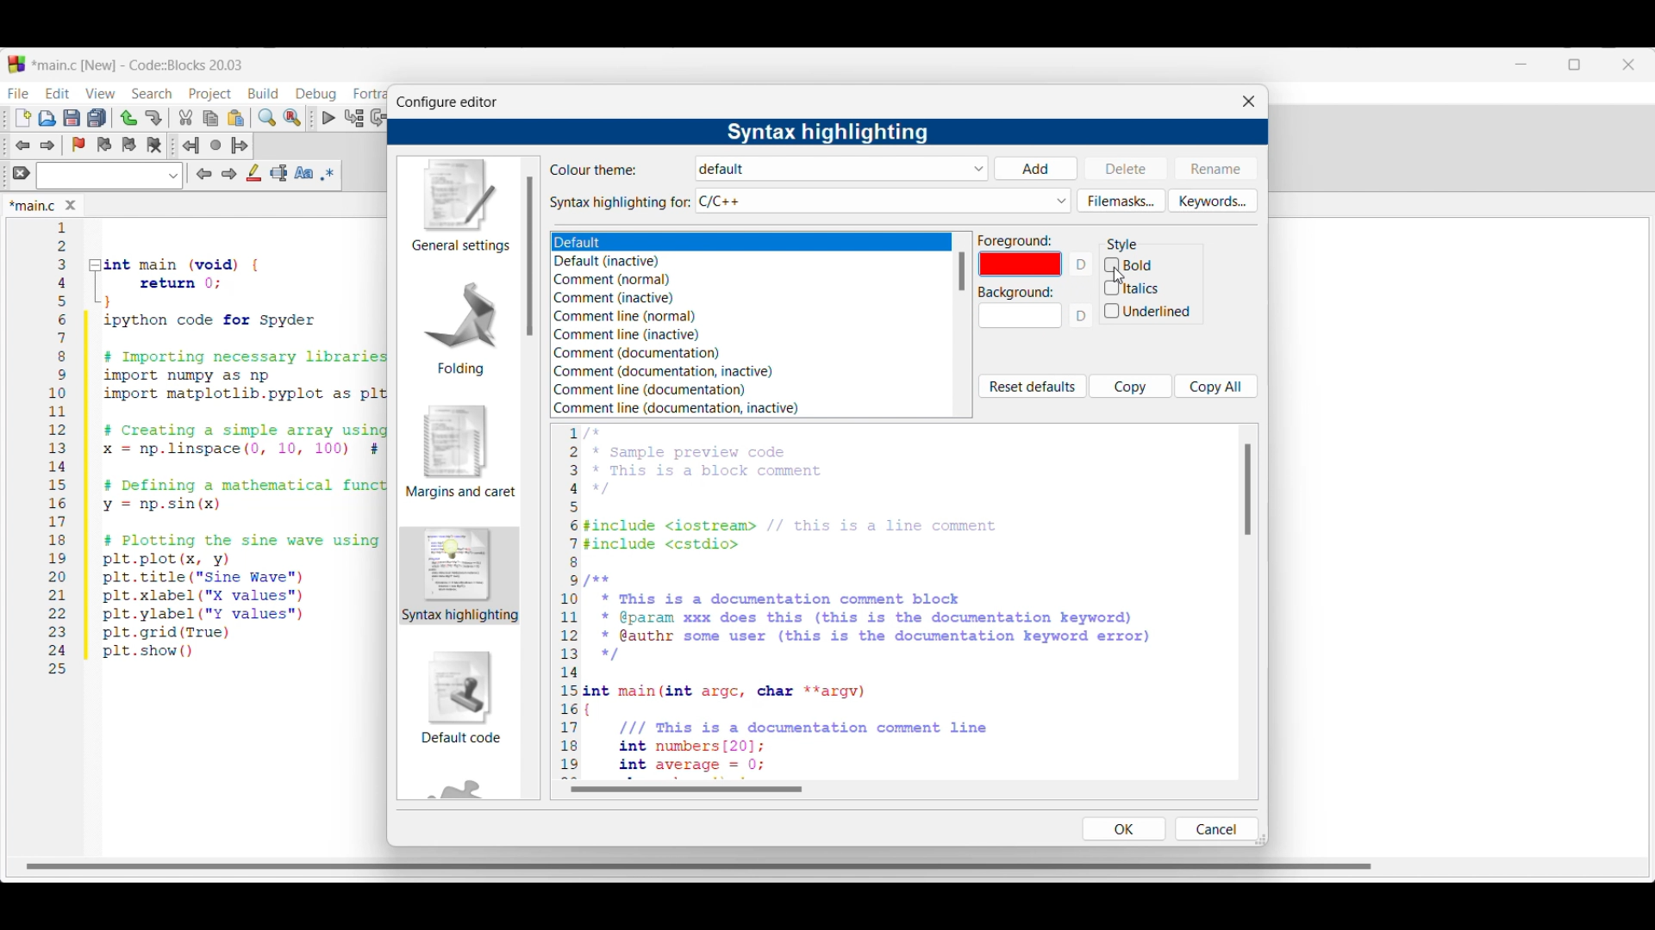 The width and height of the screenshot is (1655, 930). What do you see at coordinates (615, 298) in the screenshot?
I see `Comment (inactive)` at bounding box center [615, 298].